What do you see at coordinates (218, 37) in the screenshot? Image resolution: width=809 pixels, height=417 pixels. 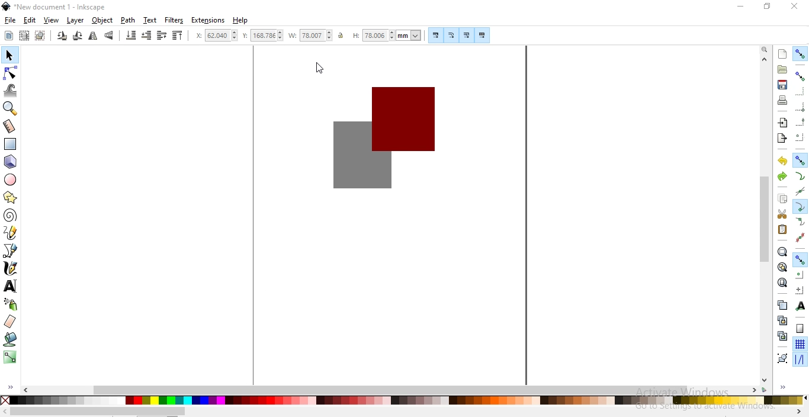 I see `horizontal coordinate of selection` at bounding box center [218, 37].